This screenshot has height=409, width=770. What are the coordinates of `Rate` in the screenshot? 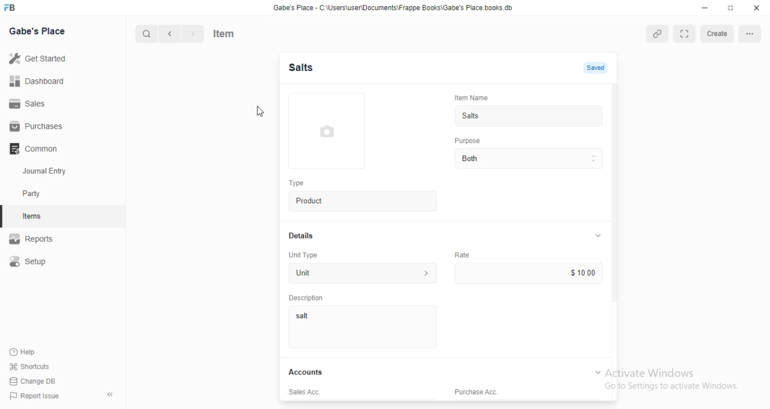 It's located at (463, 254).